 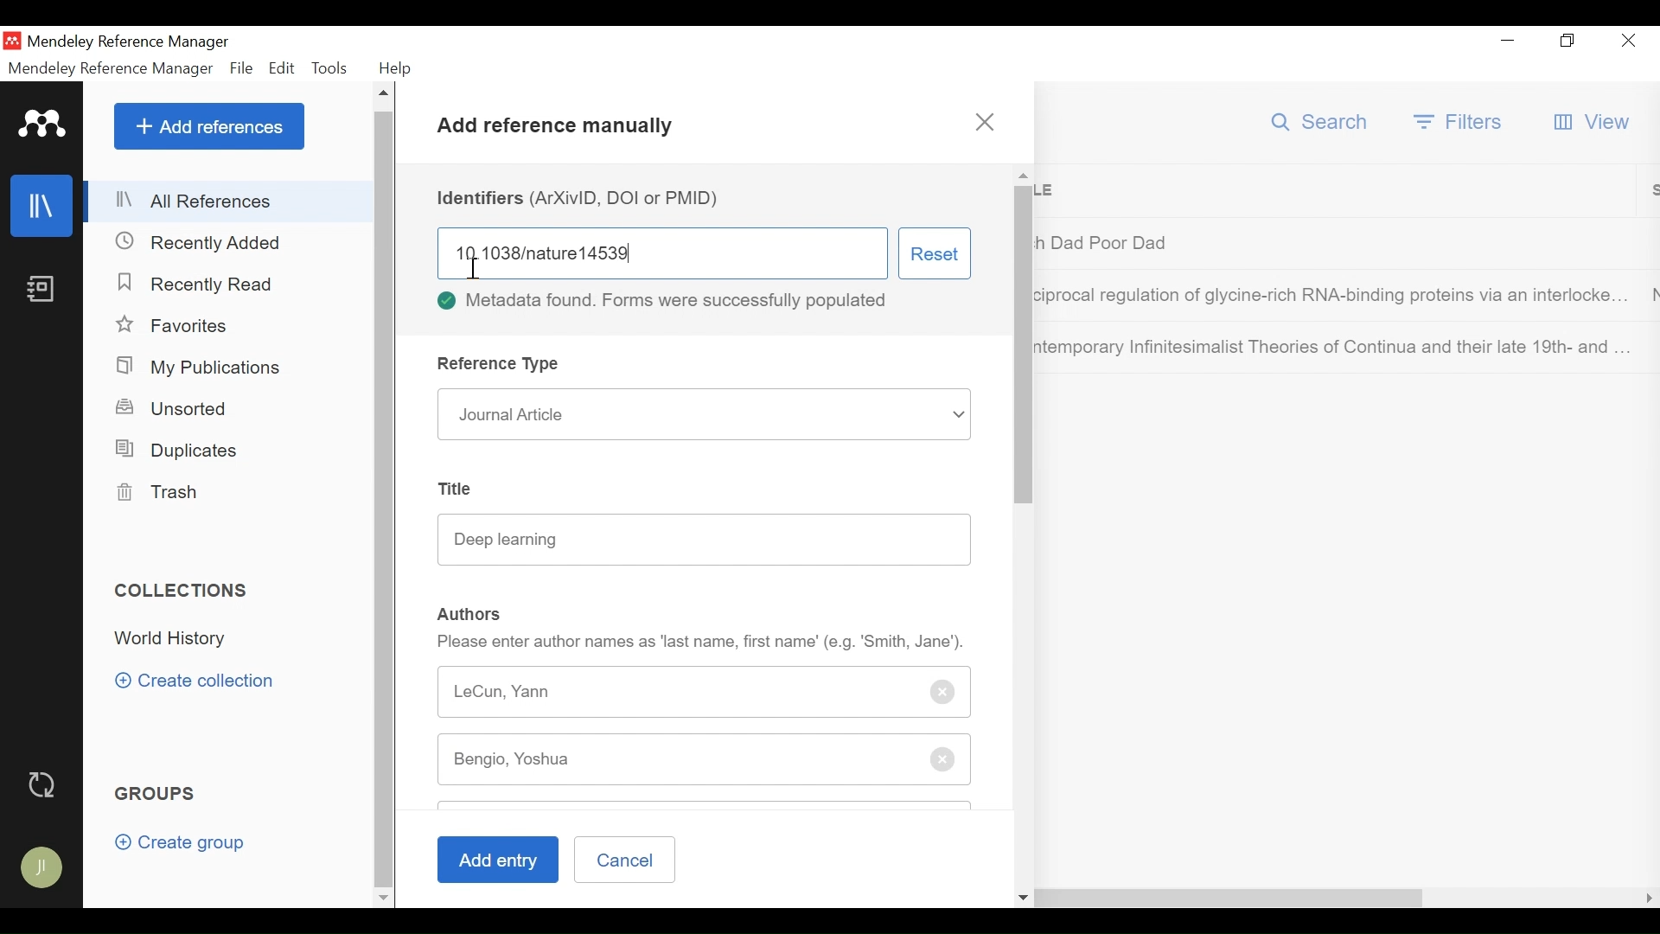 What do you see at coordinates (1321, 122) in the screenshot?
I see `Search ` at bounding box center [1321, 122].